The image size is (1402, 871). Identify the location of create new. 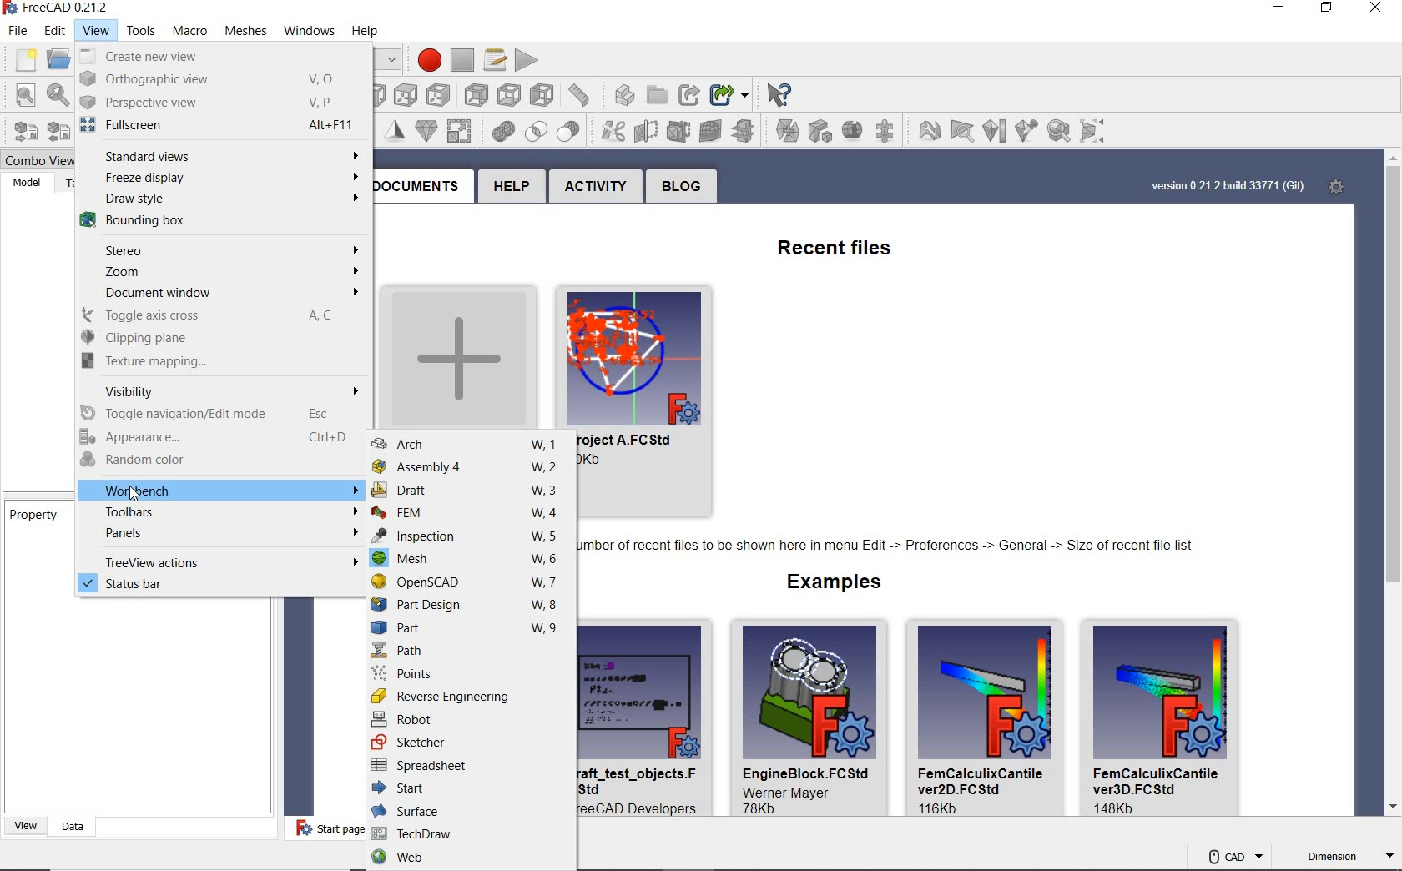
(455, 353).